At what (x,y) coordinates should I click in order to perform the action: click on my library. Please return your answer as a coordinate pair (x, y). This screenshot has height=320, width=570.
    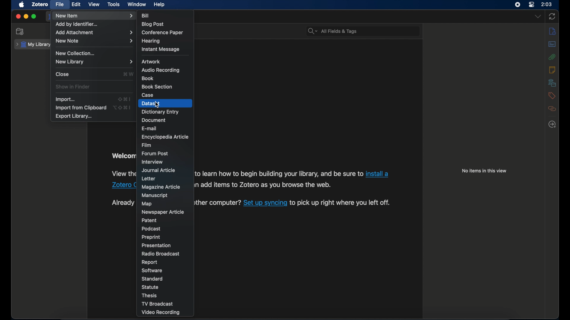
    Looking at the image, I should click on (34, 44).